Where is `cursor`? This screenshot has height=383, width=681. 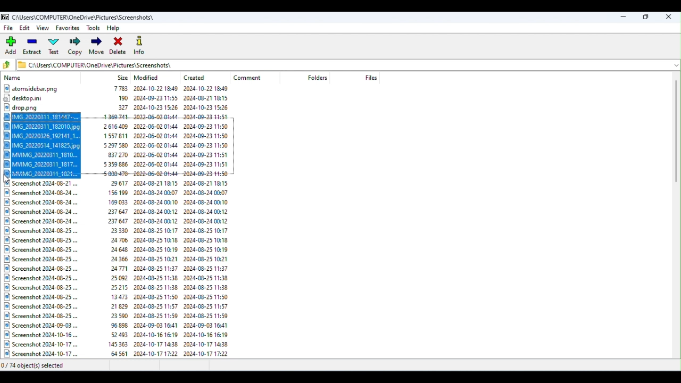 cursor is located at coordinates (9, 180).